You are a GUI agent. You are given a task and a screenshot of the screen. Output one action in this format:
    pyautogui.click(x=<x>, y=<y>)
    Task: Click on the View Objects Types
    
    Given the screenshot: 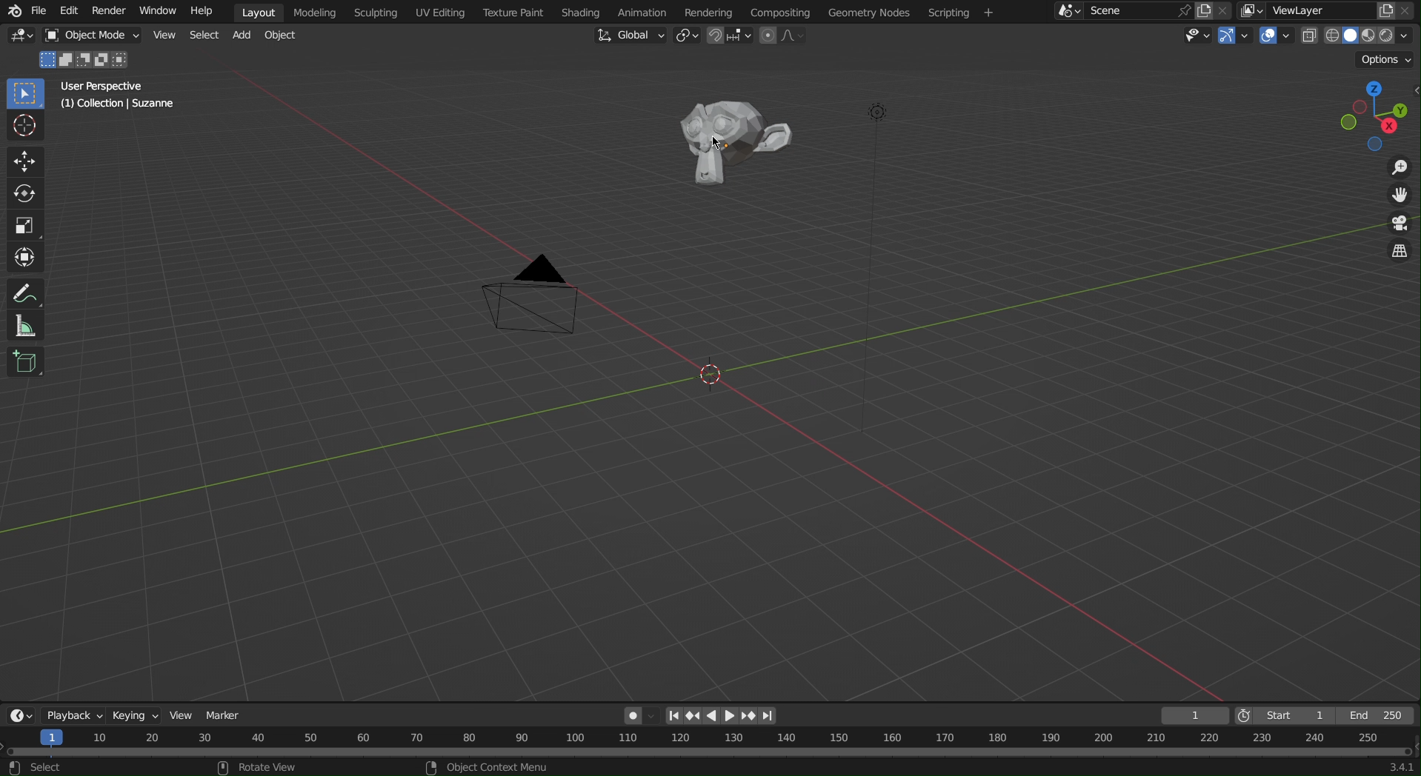 What is the action you would take?
    pyautogui.click(x=1199, y=35)
    